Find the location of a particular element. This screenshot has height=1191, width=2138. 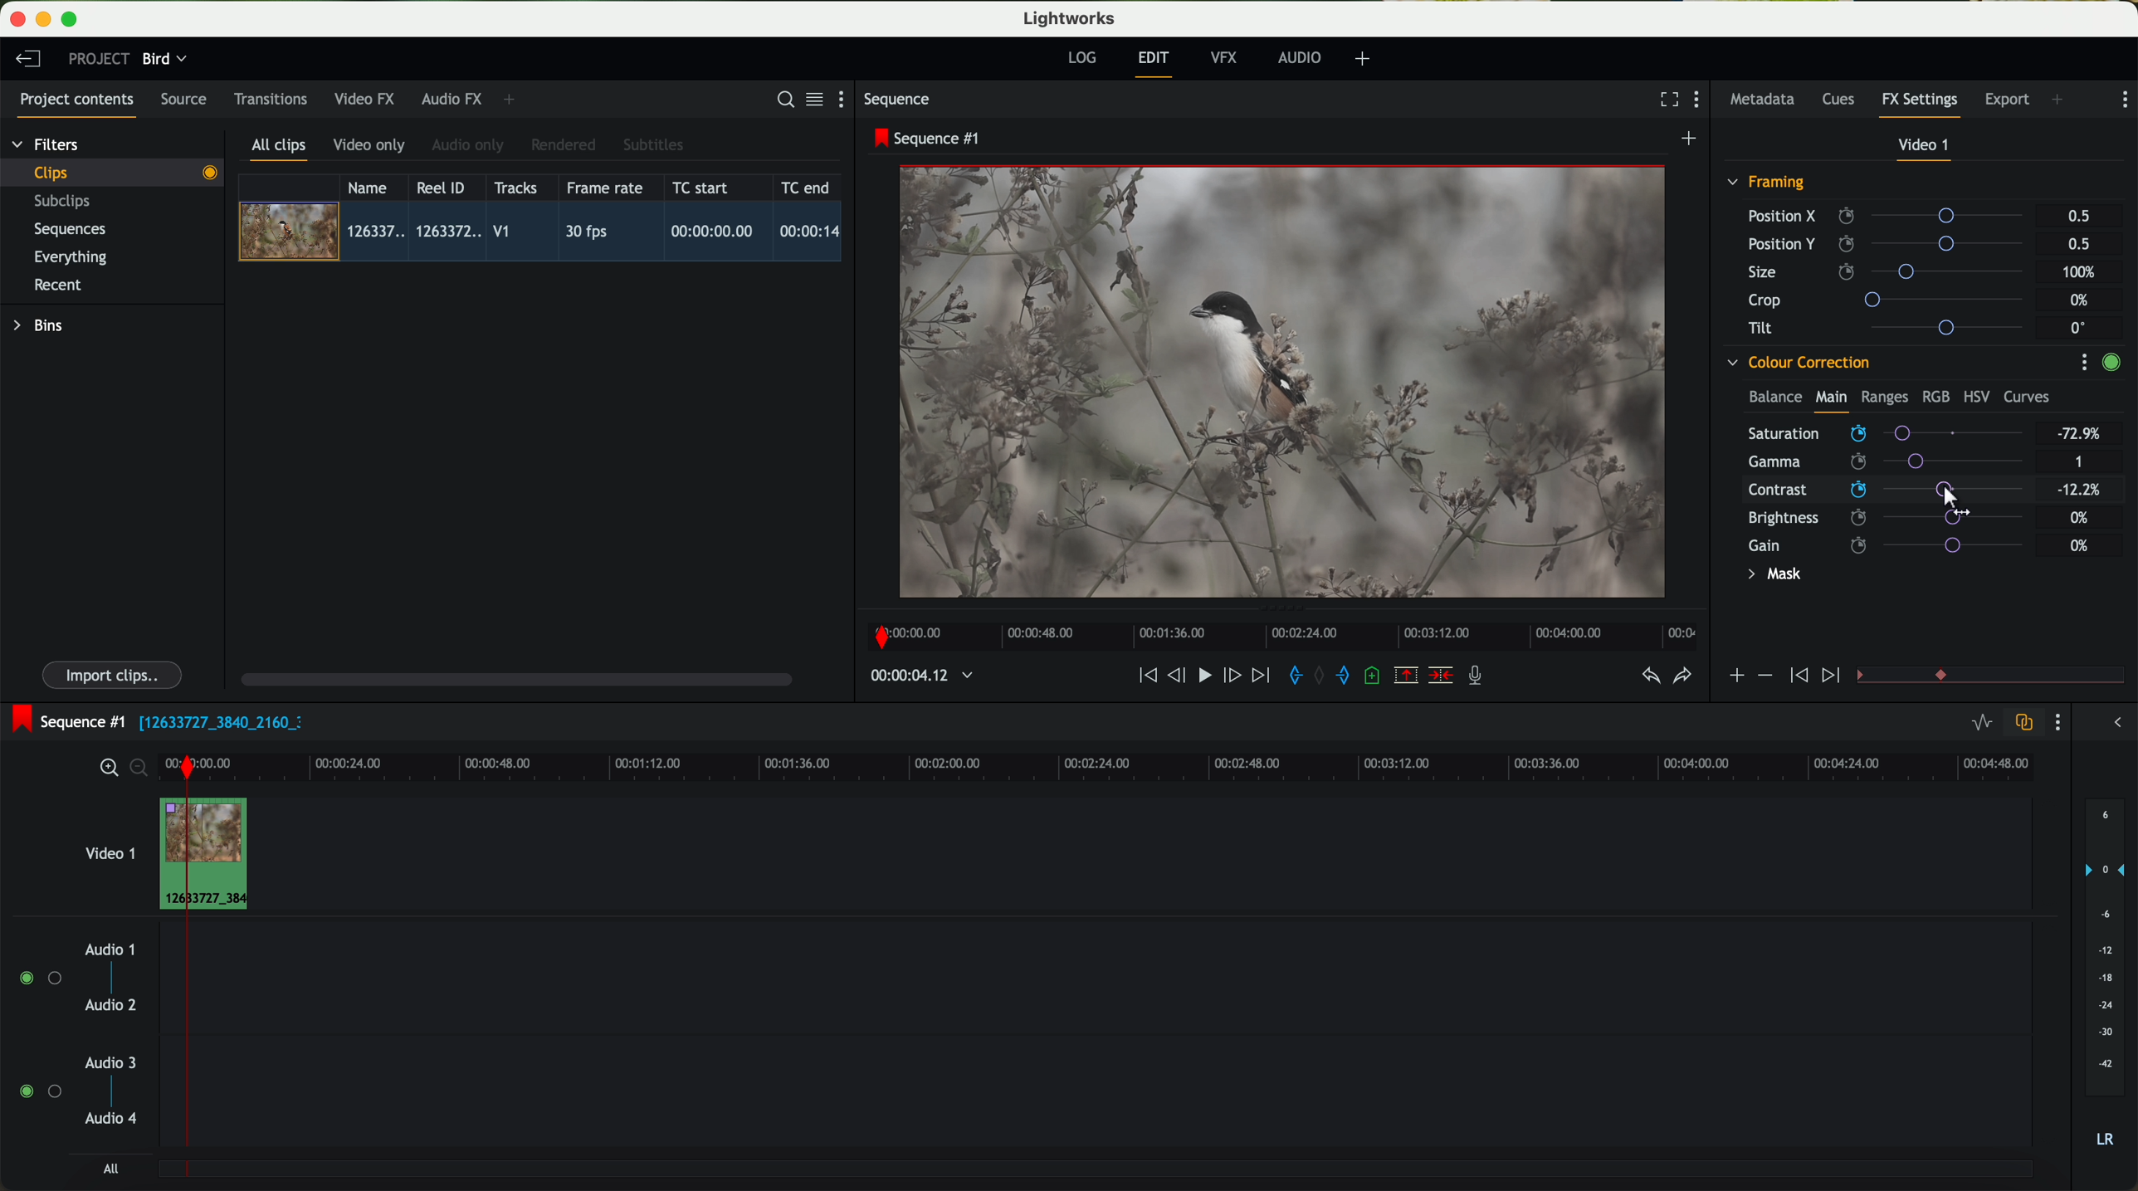

VFX is located at coordinates (1228, 58).